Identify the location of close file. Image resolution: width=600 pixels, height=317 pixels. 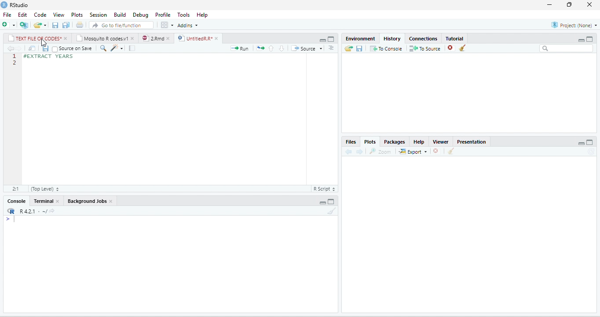
(451, 48).